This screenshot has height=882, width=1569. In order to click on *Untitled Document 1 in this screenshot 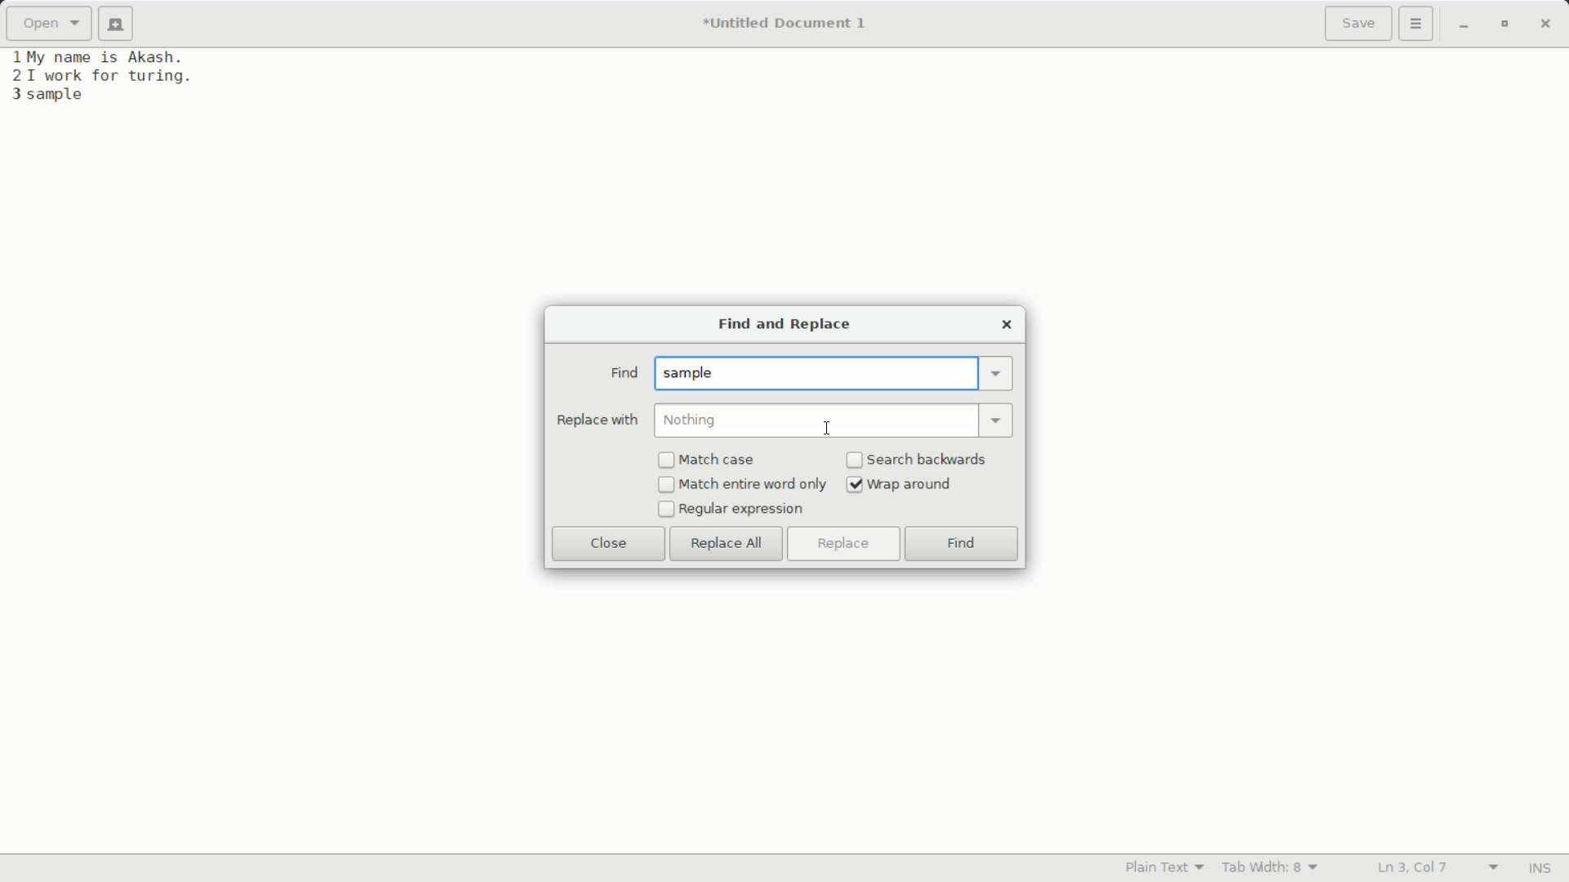, I will do `click(784, 25)`.